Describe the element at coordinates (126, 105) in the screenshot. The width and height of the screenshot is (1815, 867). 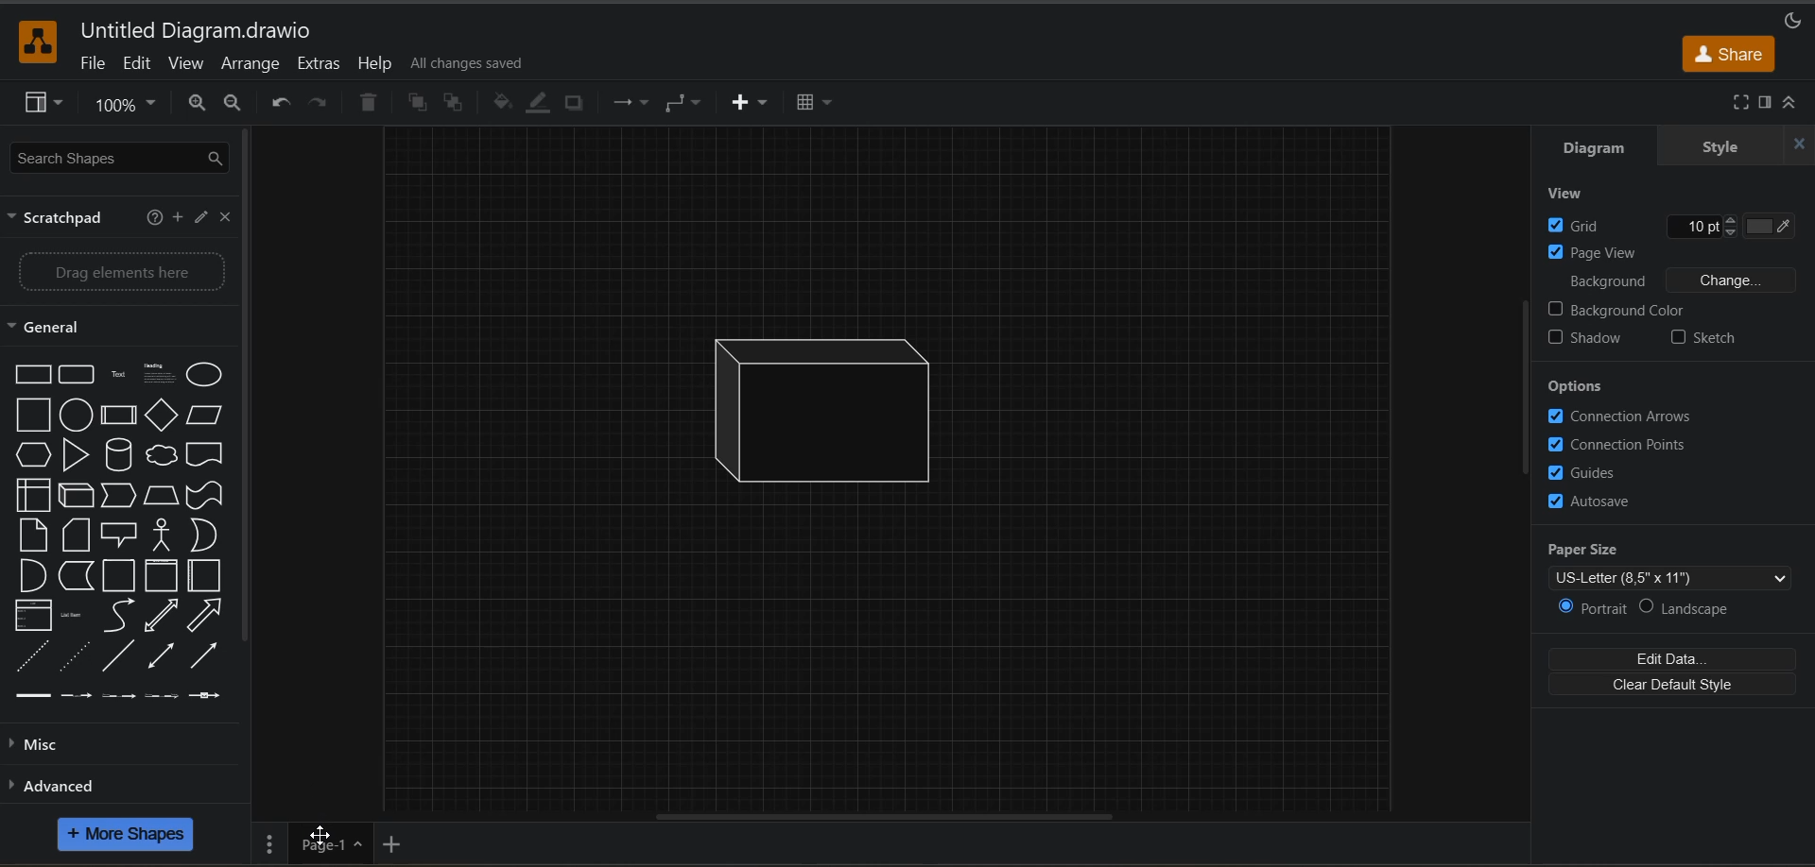
I see `zoom` at that location.